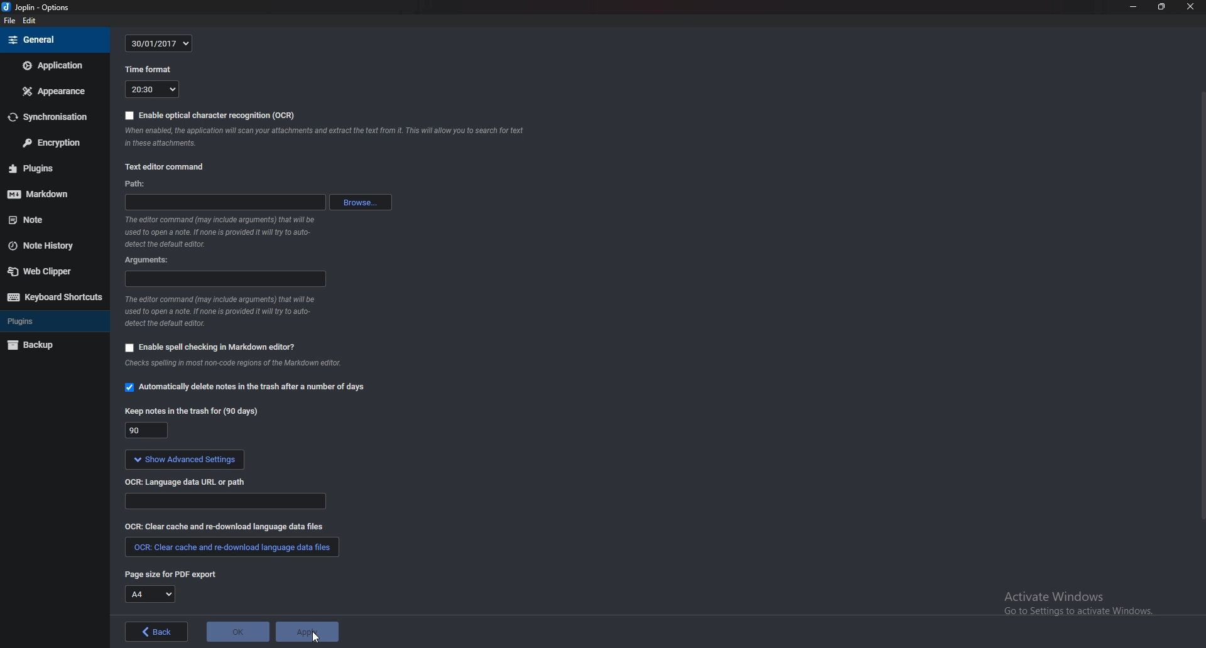 The width and height of the screenshot is (1206, 648). What do you see at coordinates (1068, 605) in the screenshot?
I see `activate windows` at bounding box center [1068, 605].